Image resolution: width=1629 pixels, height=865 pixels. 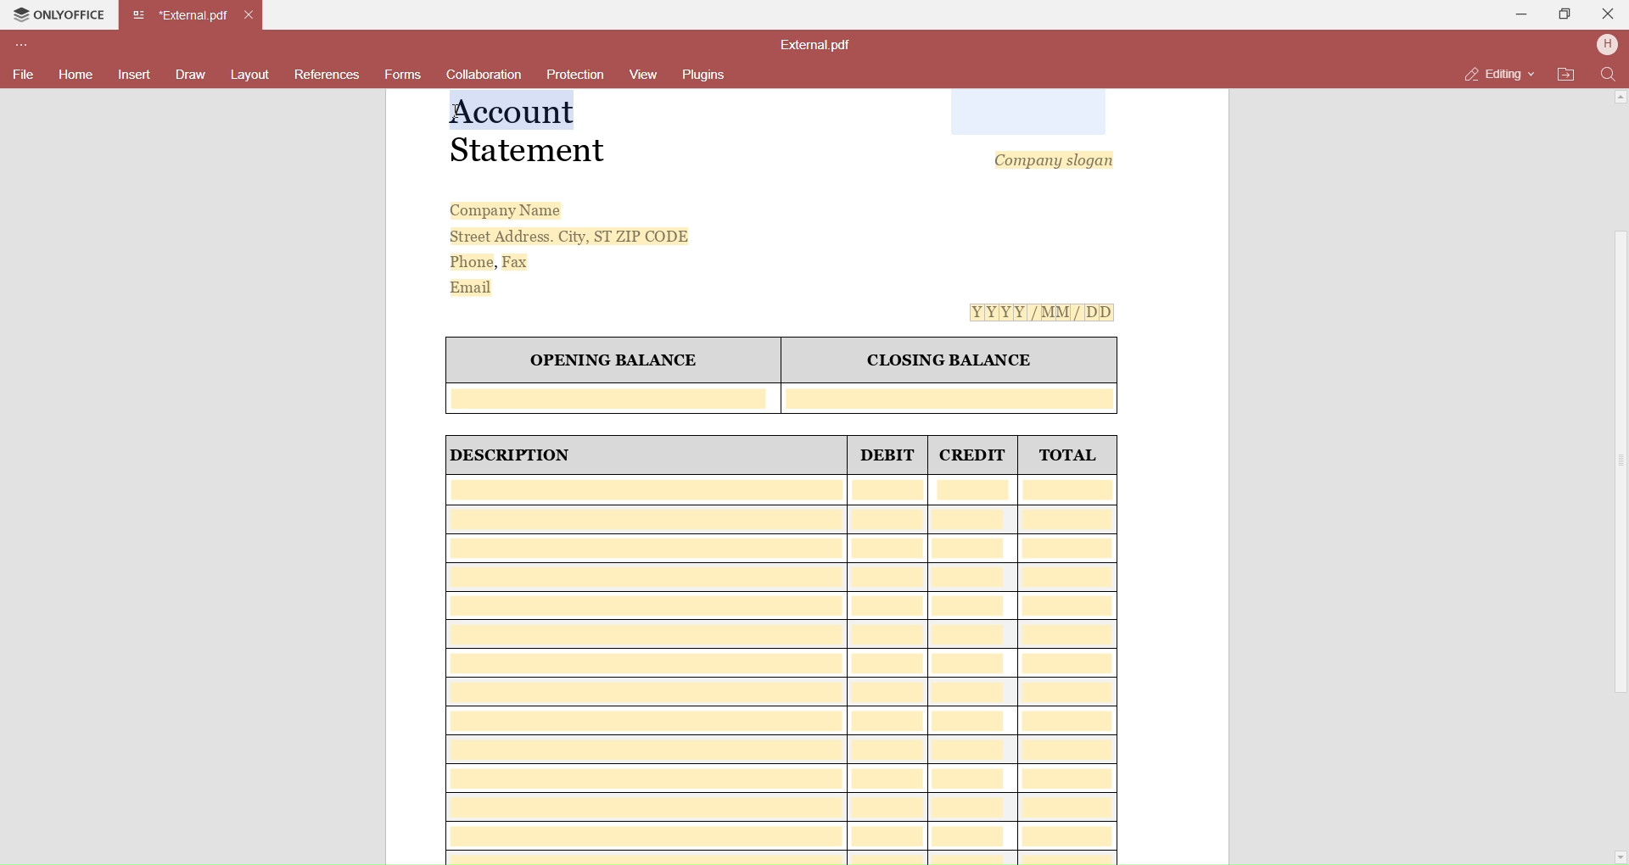 What do you see at coordinates (1055, 159) in the screenshot?
I see `Company slogan` at bounding box center [1055, 159].